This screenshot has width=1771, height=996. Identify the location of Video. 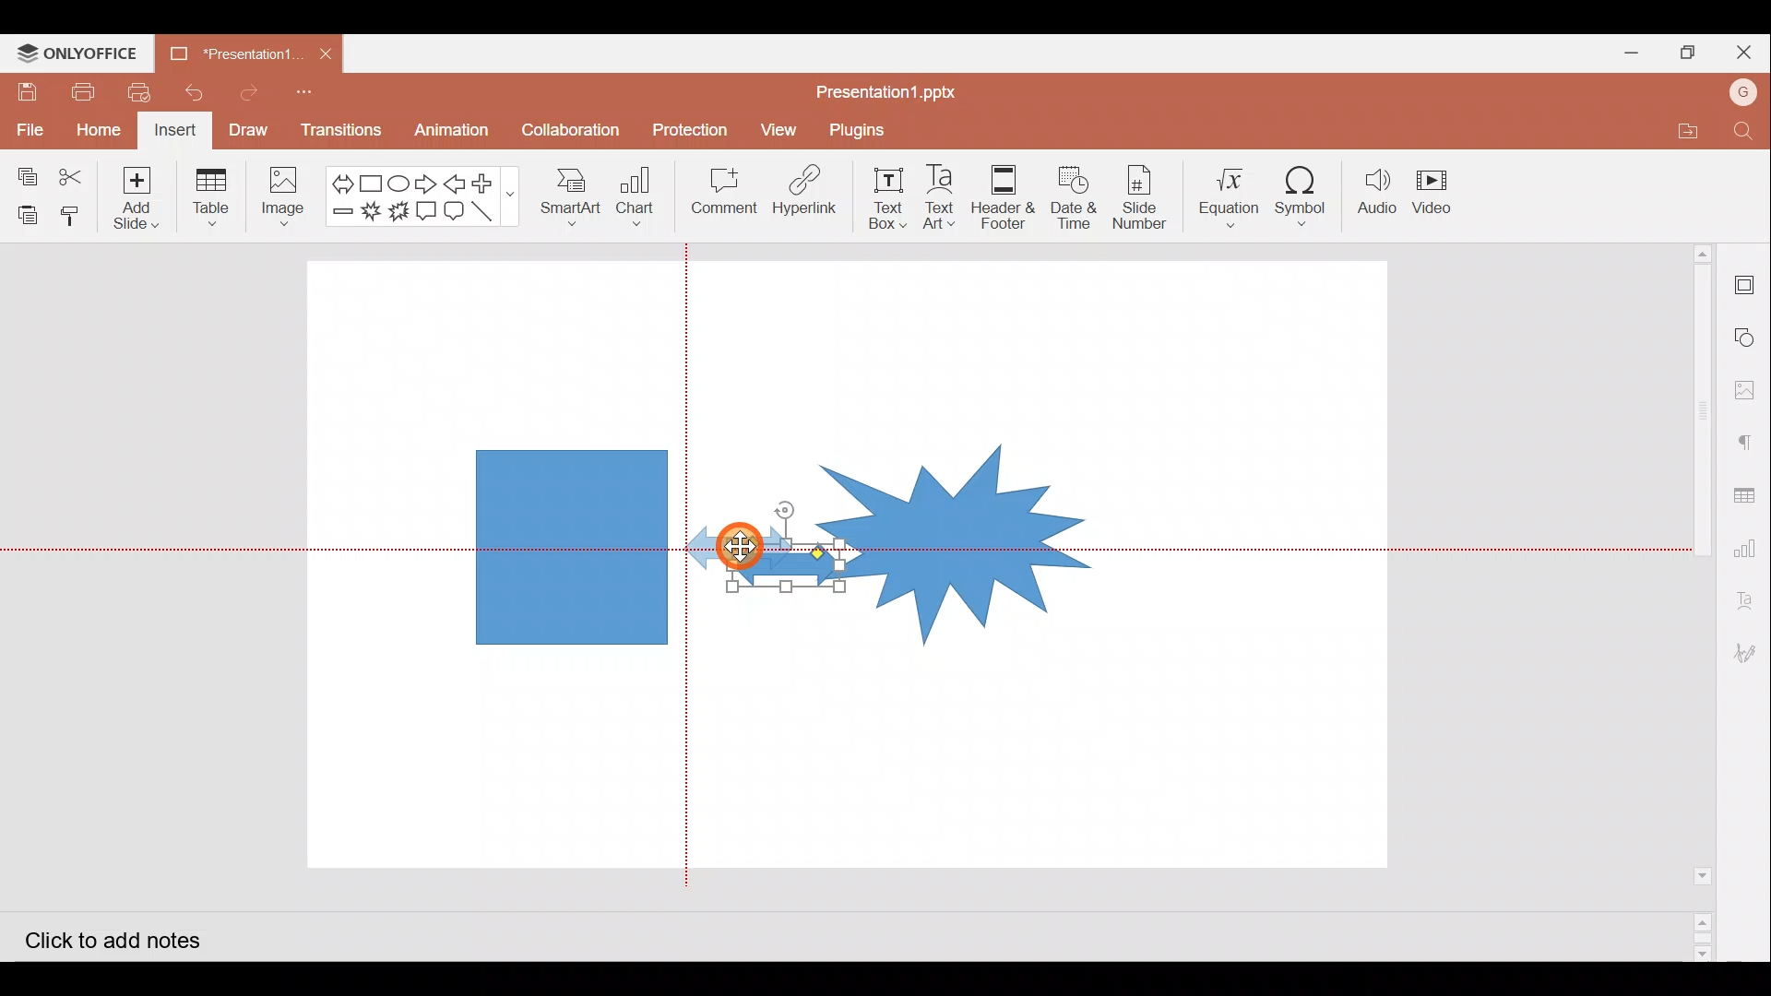
(1444, 194).